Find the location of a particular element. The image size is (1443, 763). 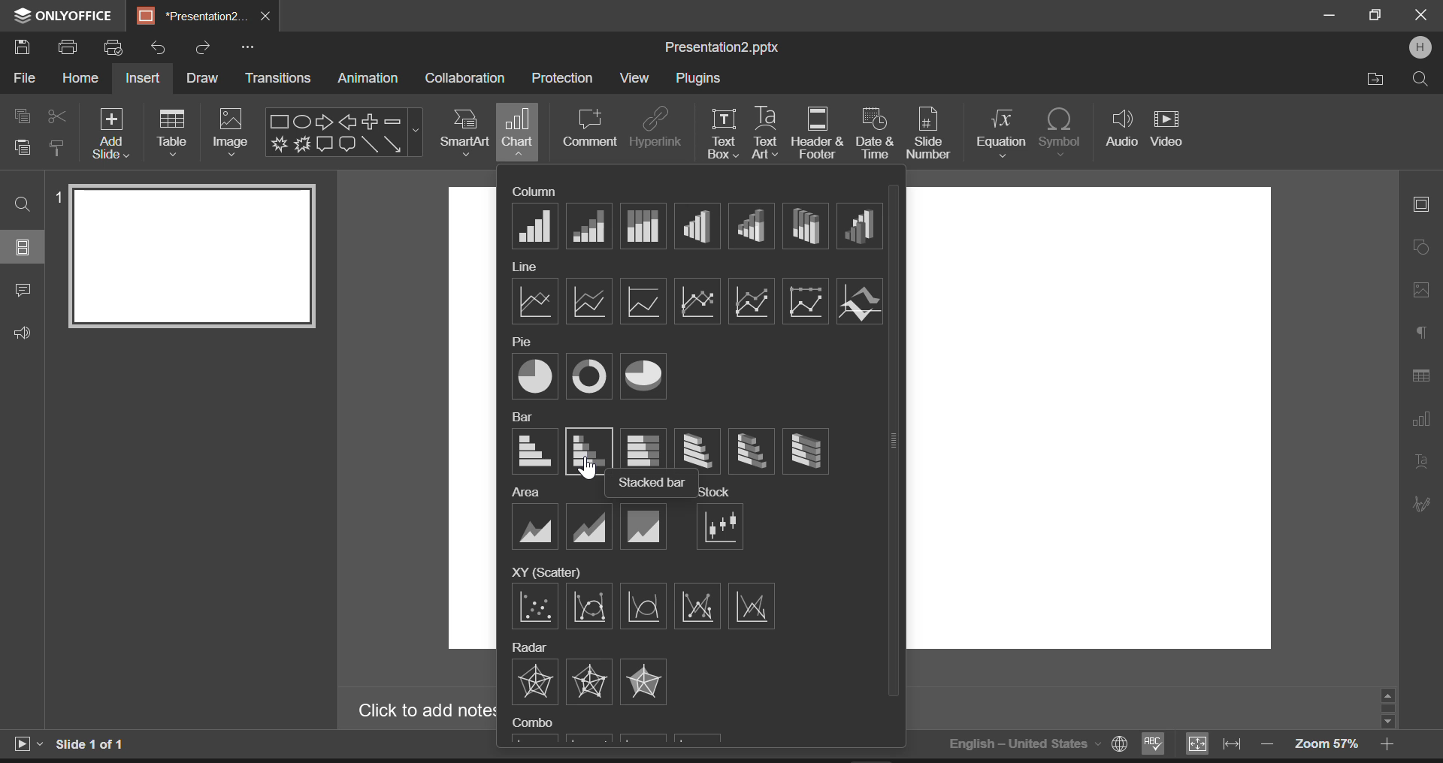

100% Stacked Column is located at coordinates (643, 225).